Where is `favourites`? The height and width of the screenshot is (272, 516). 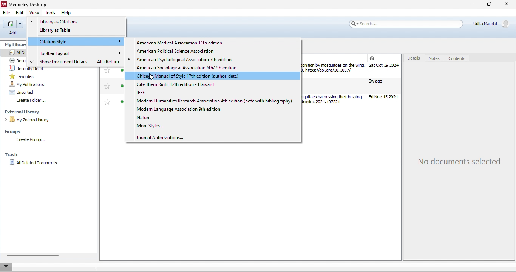 favourites is located at coordinates (106, 89).